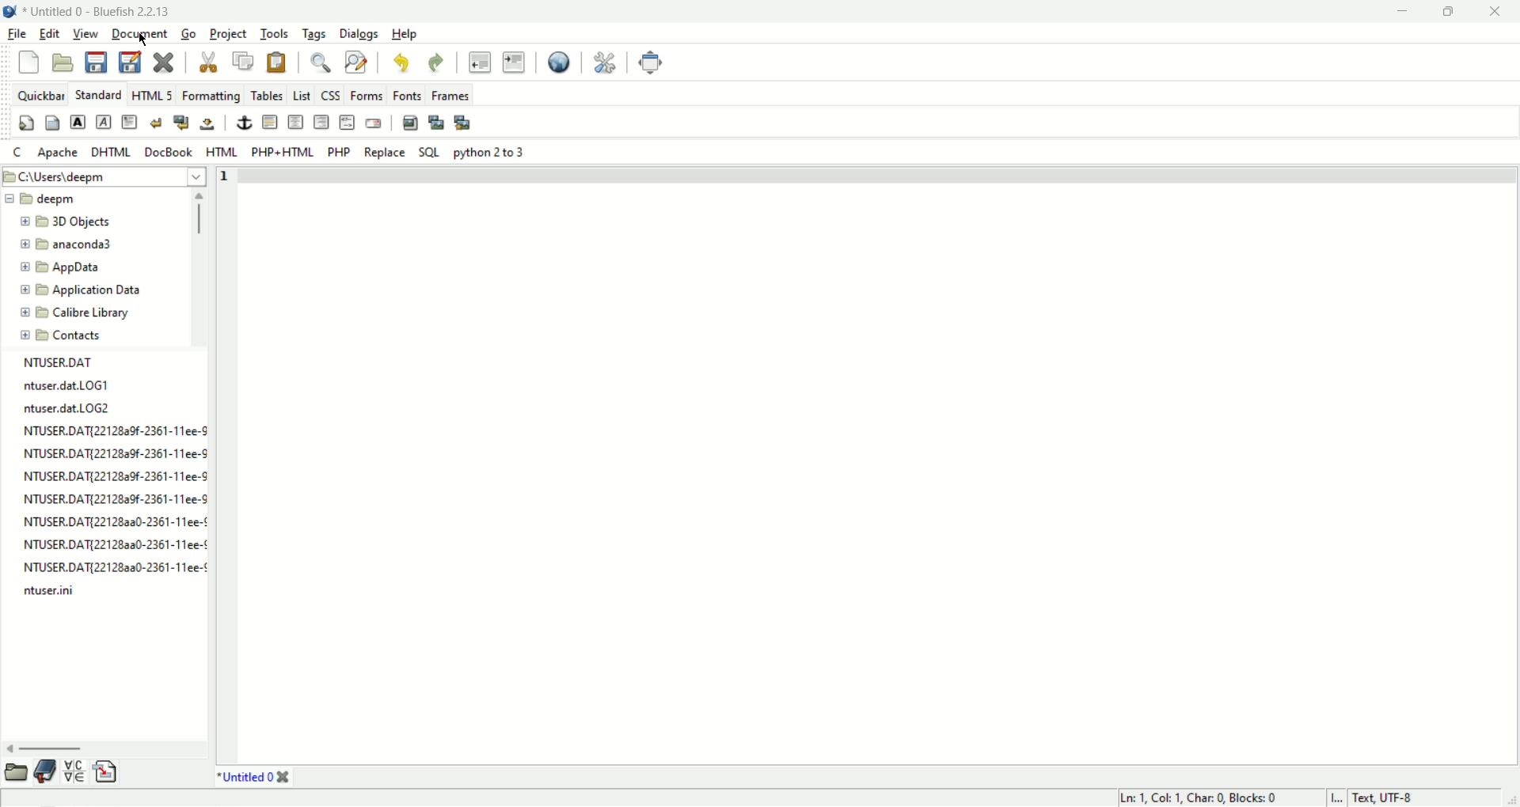 This screenshot has width=1520, height=807. I want to click on folder name, so click(85, 289).